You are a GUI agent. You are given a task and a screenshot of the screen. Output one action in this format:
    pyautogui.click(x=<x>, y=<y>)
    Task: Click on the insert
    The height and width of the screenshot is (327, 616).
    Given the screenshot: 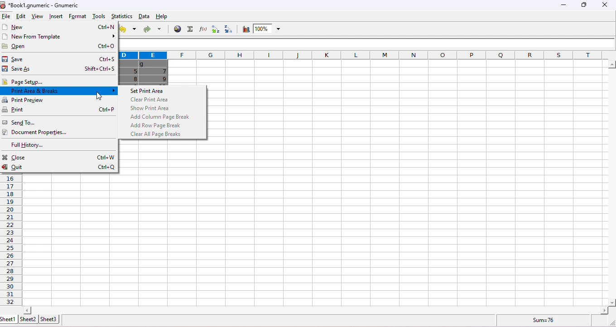 What is the action you would take?
    pyautogui.click(x=55, y=16)
    